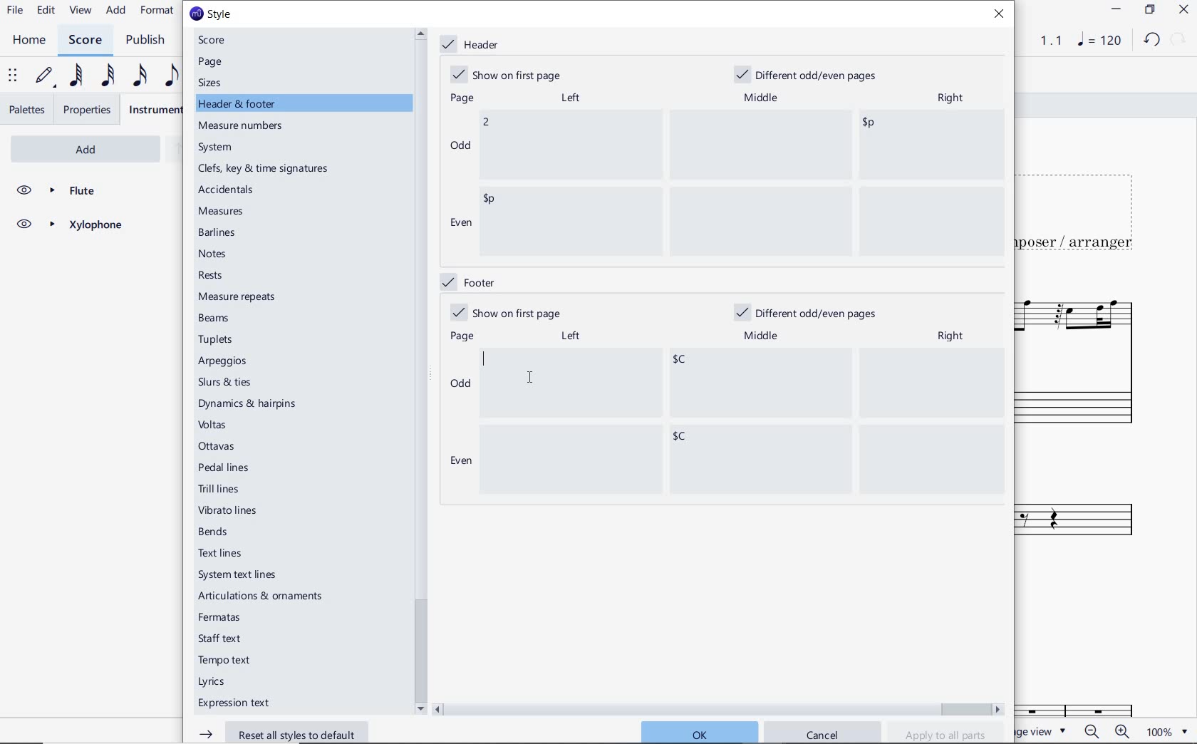 This screenshot has width=1197, height=744. Describe the element at coordinates (1183, 9) in the screenshot. I see `CLOSE` at that location.